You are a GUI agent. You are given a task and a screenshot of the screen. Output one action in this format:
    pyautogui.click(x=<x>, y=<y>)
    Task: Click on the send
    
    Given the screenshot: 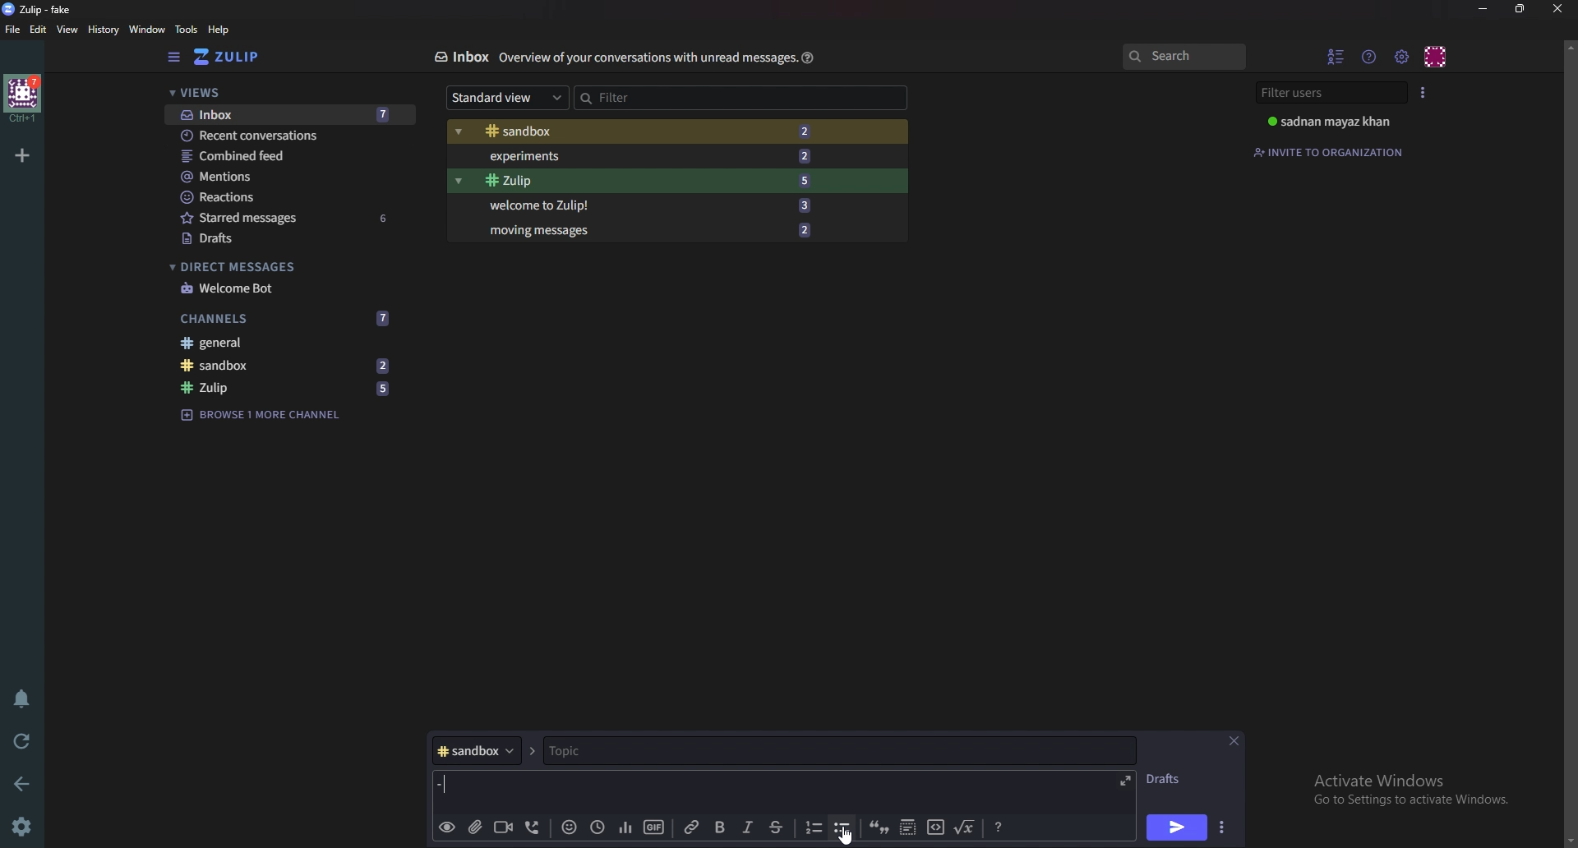 What is the action you would take?
    pyautogui.click(x=1174, y=829)
    